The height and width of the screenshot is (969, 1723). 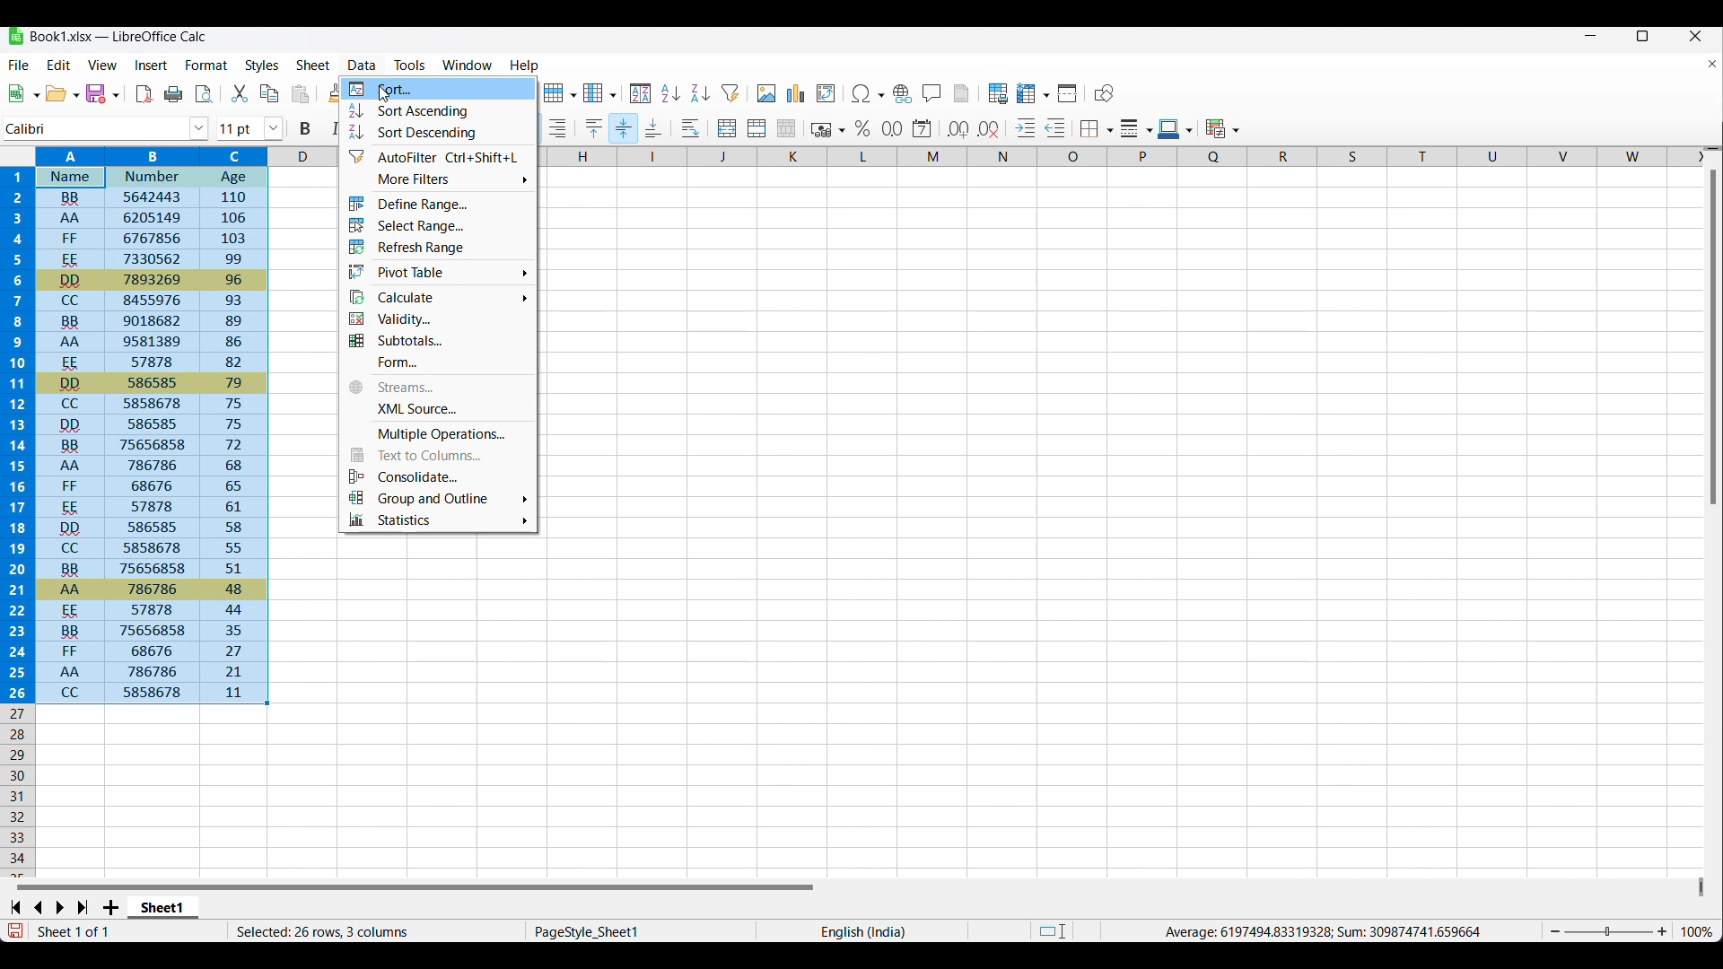 What do you see at coordinates (557, 128) in the screenshot?
I see `Align right` at bounding box center [557, 128].